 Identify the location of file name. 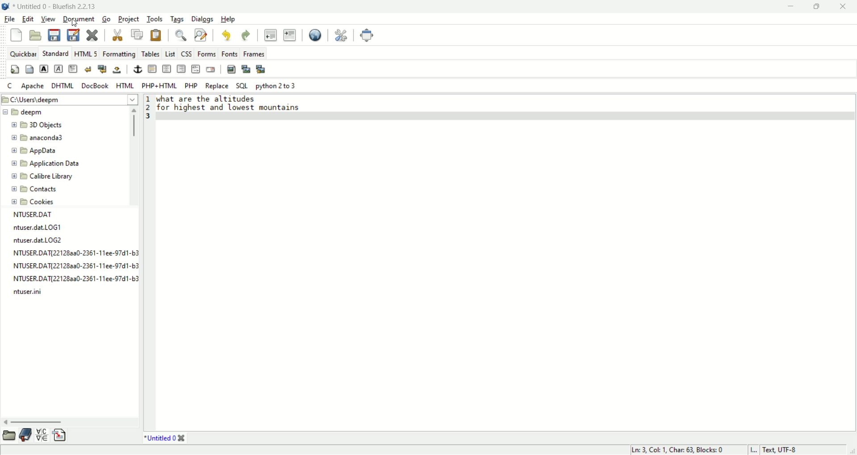
(31, 294).